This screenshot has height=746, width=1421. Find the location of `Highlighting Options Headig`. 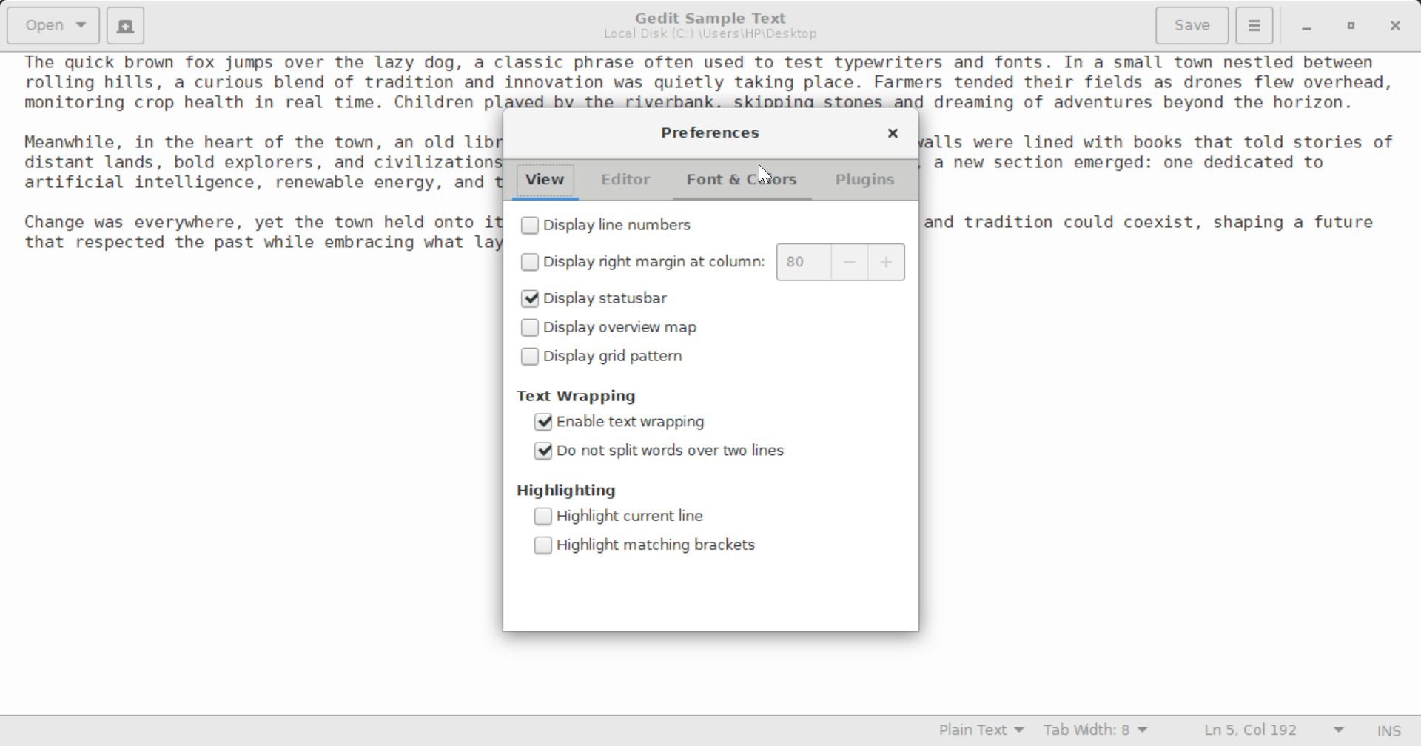

Highlighting Options Headig is located at coordinates (569, 489).